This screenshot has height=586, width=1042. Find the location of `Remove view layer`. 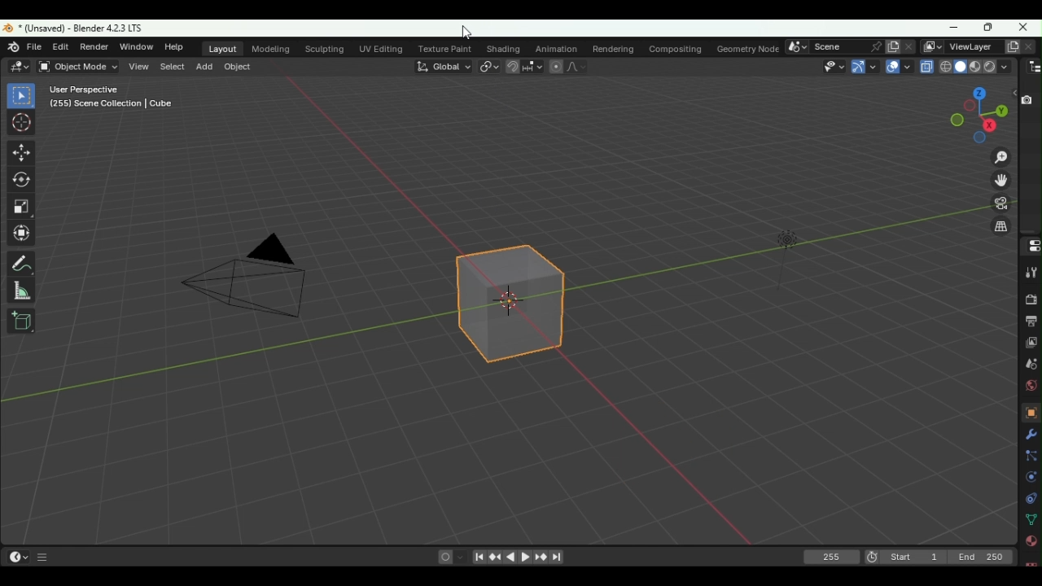

Remove view layer is located at coordinates (1027, 47).